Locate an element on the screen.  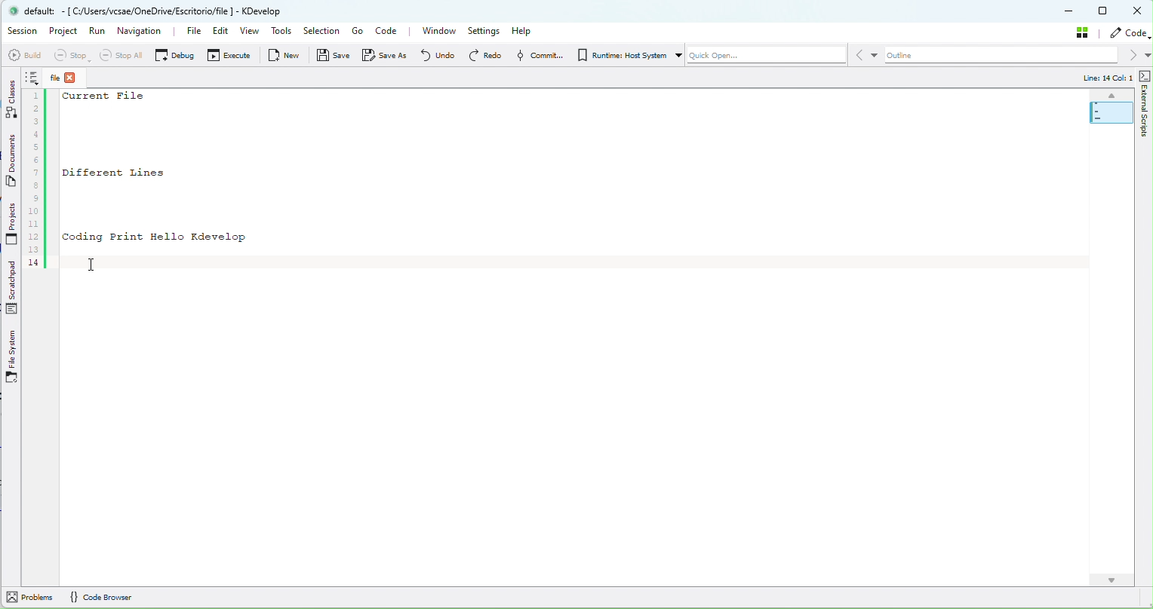
Different Lines is located at coordinates (134, 172).